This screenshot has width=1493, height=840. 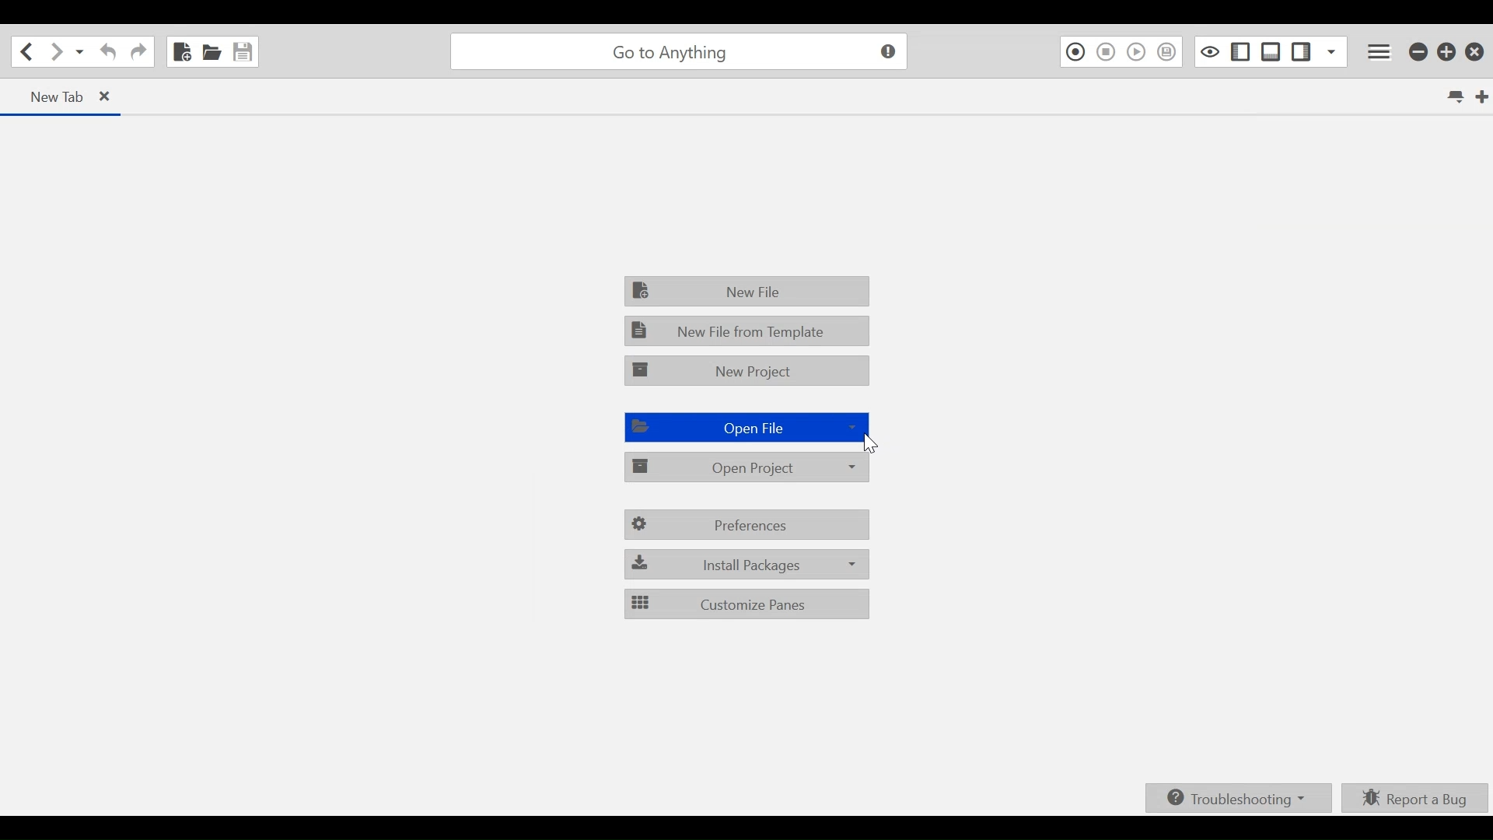 What do you see at coordinates (750, 292) in the screenshot?
I see `New File` at bounding box center [750, 292].